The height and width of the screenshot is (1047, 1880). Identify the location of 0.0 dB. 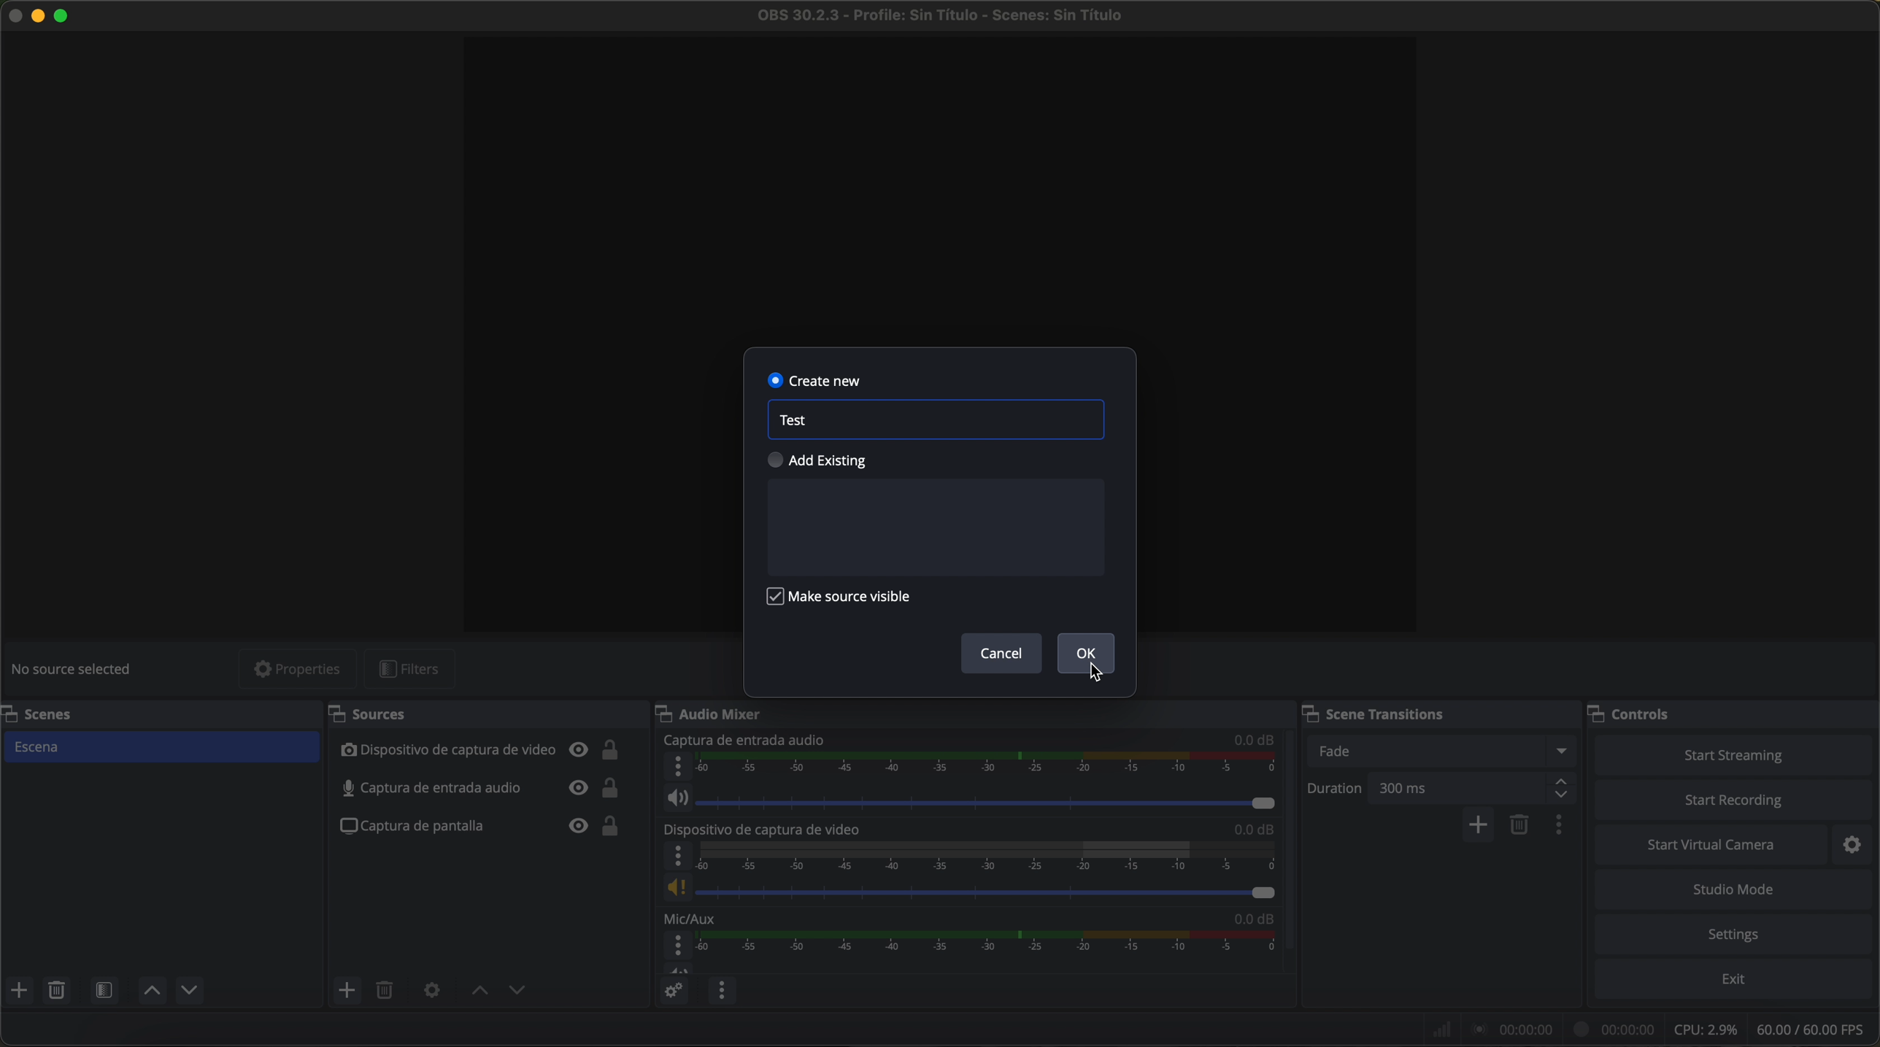
(1255, 738).